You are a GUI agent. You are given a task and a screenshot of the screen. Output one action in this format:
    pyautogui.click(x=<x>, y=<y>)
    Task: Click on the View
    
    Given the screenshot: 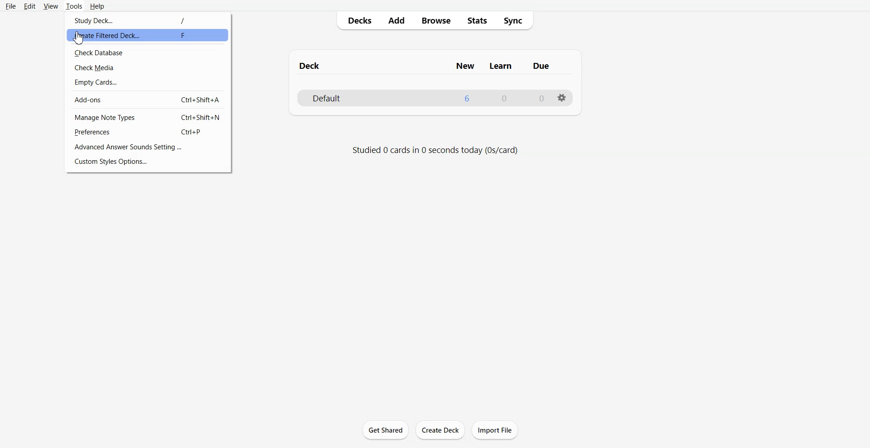 What is the action you would take?
    pyautogui.click(x=51, y=6)
    